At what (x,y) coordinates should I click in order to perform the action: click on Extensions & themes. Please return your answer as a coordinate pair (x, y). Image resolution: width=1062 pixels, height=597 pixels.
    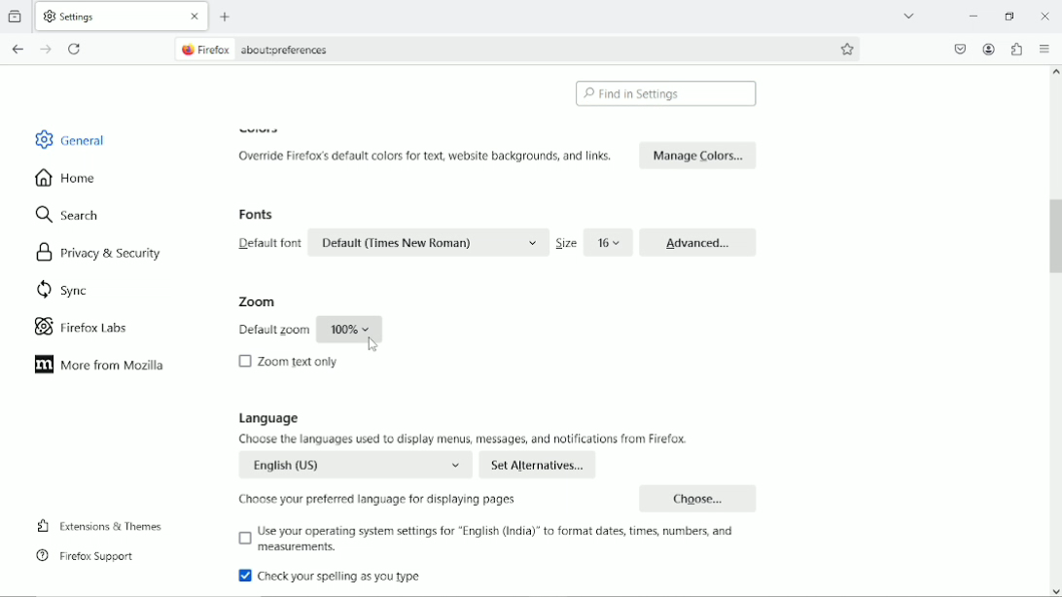
    Looking at the image, I should click on (99, 525).